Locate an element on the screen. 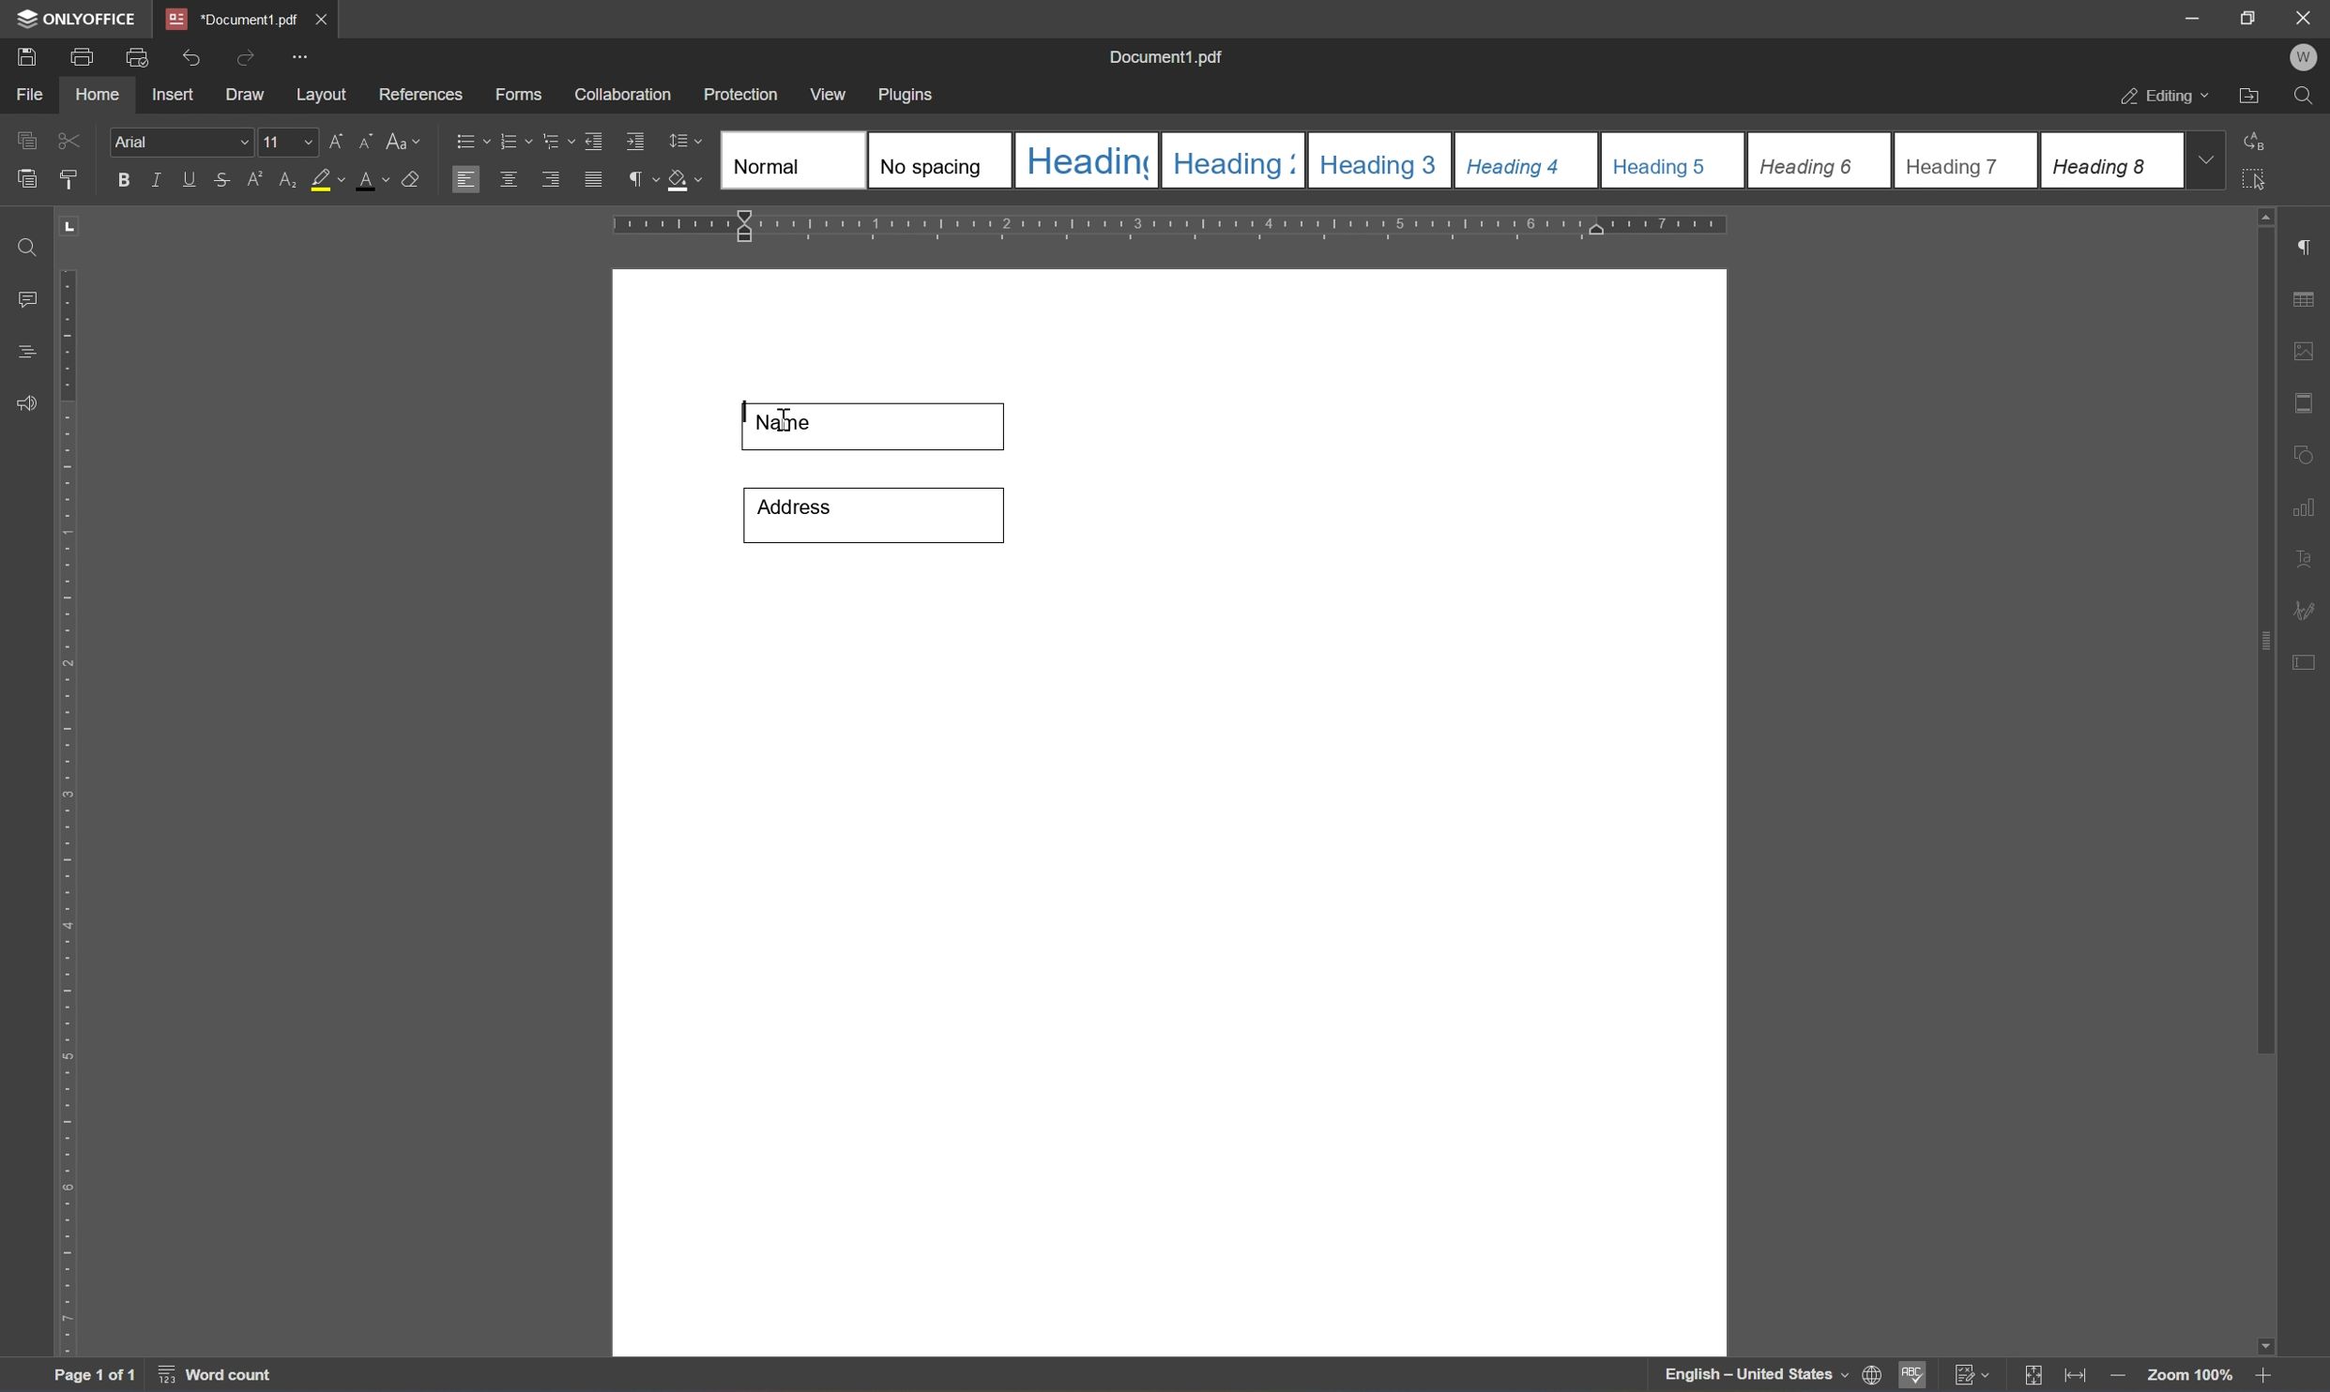 The height and width of the screenshot is (1392, 2330). zoom out is located at coordinates (2269, 1376).